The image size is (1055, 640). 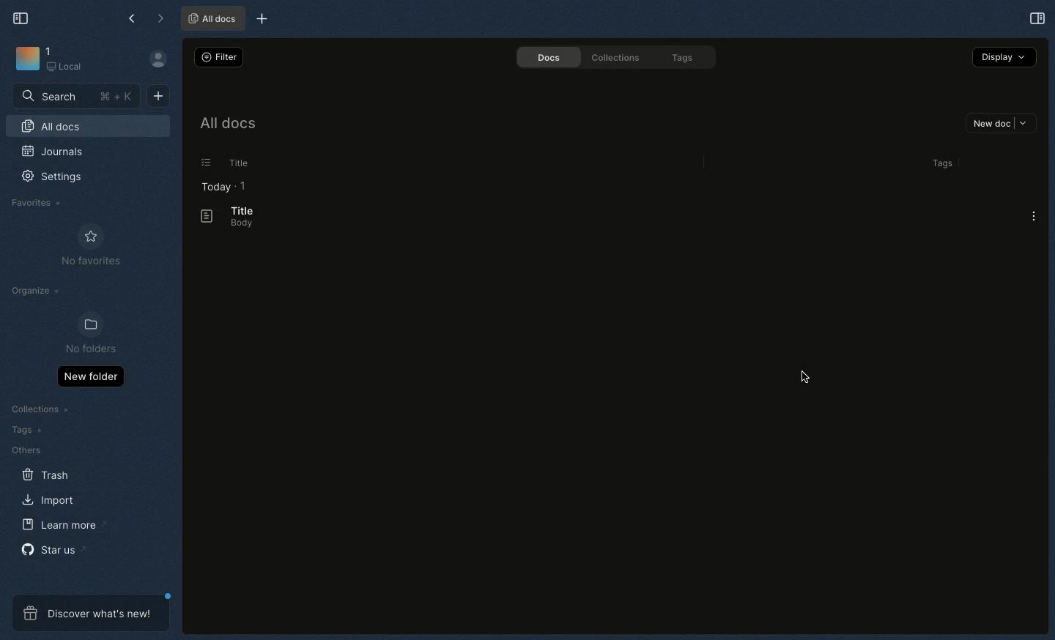 I want to click on Display, so click(x=1004, y=56).